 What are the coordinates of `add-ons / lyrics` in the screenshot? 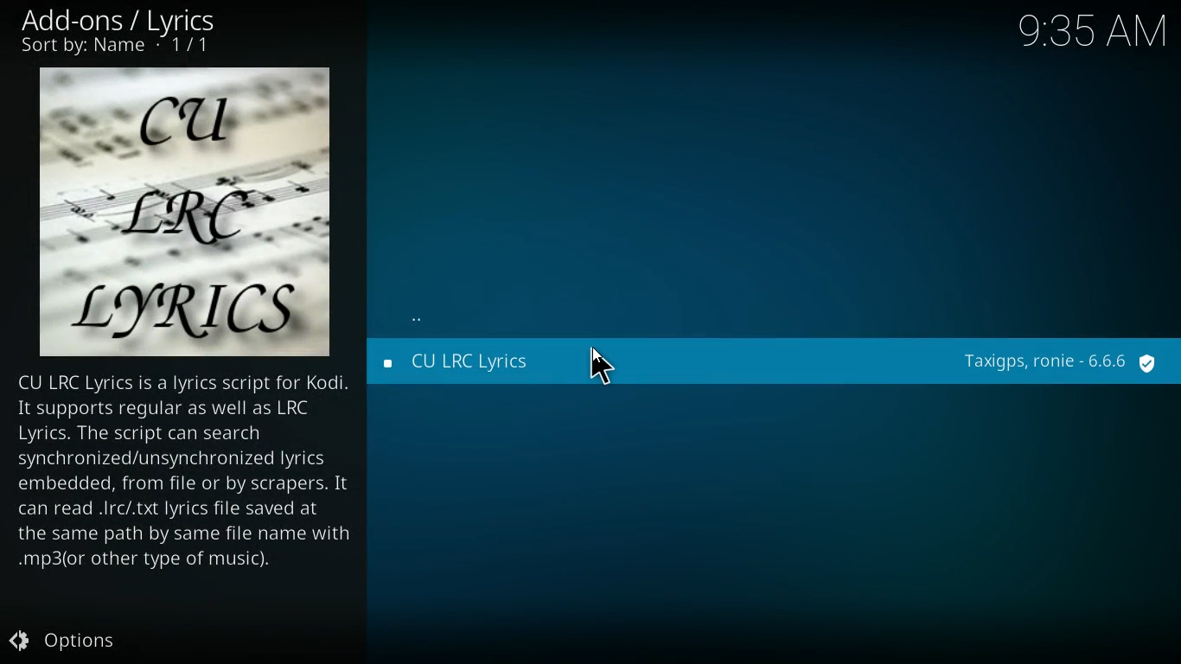 It's located at (124, 20).